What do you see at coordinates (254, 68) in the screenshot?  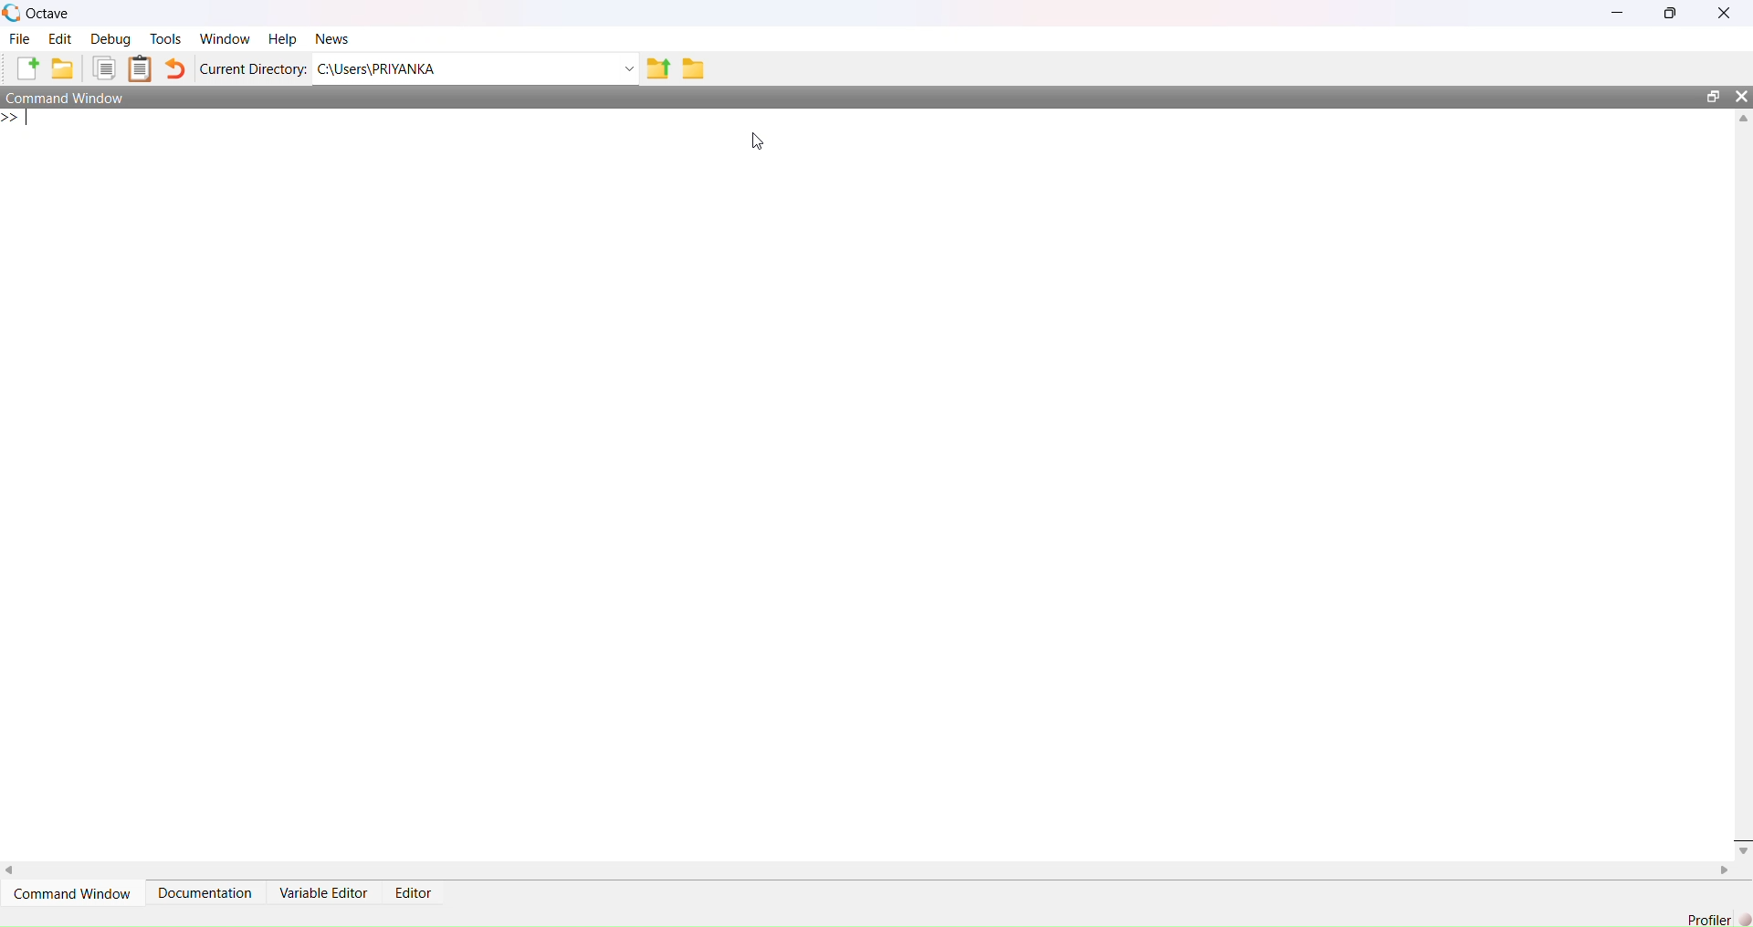 I see `Current Directory` at bounding box center [254, 68].